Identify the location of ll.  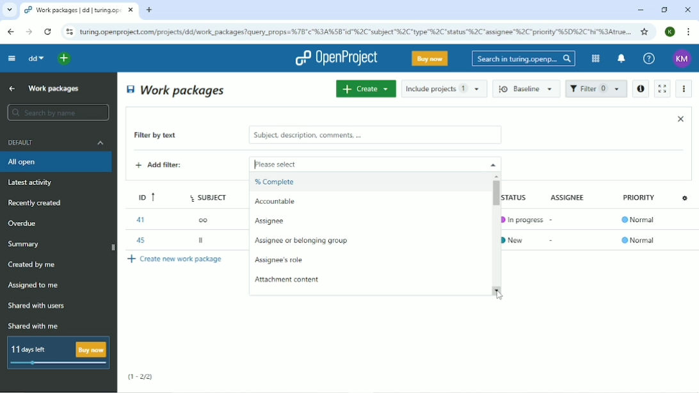
(202, 242).